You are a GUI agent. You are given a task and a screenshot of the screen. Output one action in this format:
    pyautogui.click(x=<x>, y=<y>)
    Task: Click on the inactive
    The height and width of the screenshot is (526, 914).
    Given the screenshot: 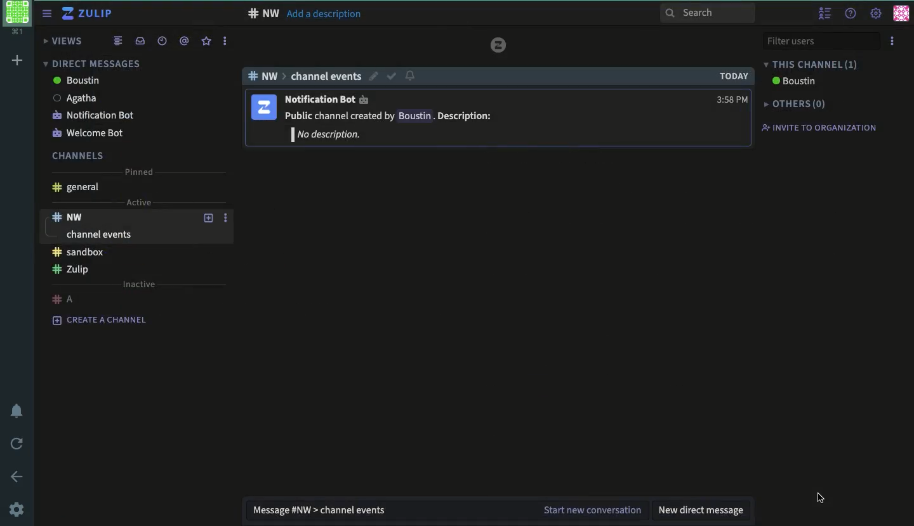 What is the action you would take?
    pyautogui.click(x=137, y=285)
    